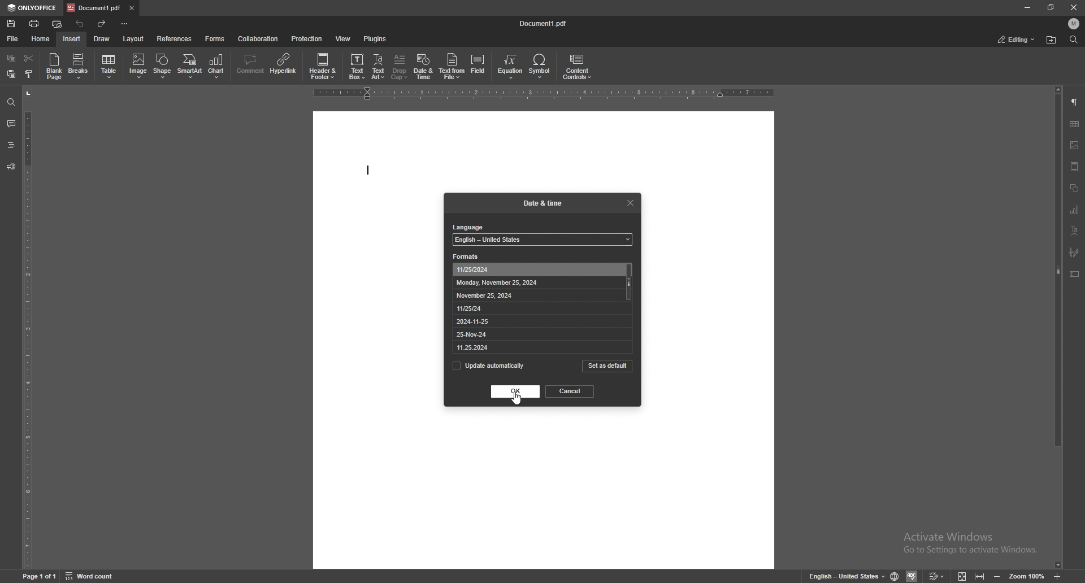  What do you see at coordinates (11, 38) in the screenshot?
I see `file` at bounding box center [11, 38].